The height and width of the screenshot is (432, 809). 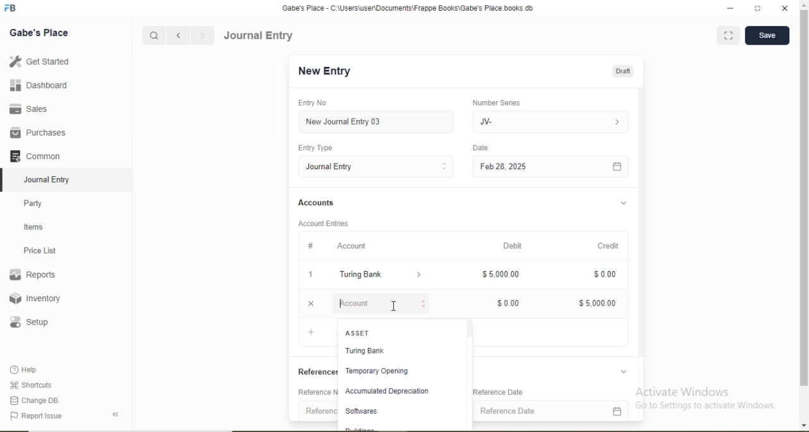 What do you see at coordinates (367, 351) in the screenshot?
I see `Turing Bank` at bounding box center [367, 351].